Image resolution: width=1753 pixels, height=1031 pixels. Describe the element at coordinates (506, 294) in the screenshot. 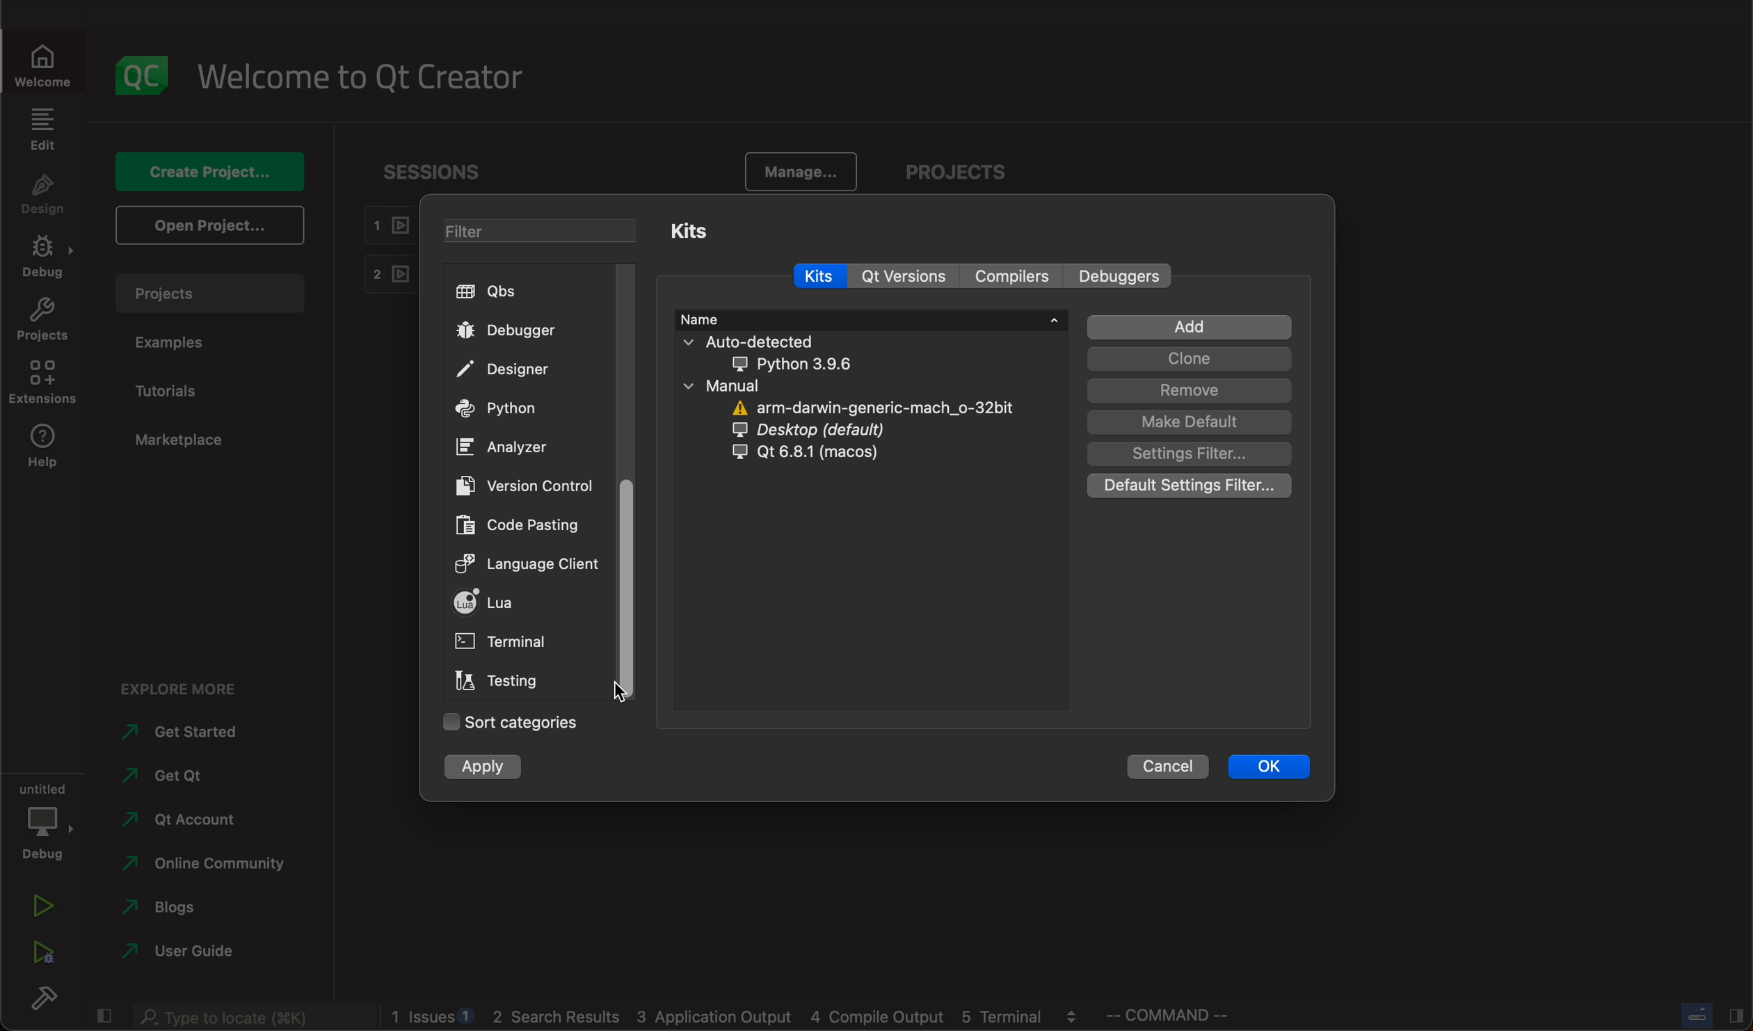

I see `qbs` at that location.